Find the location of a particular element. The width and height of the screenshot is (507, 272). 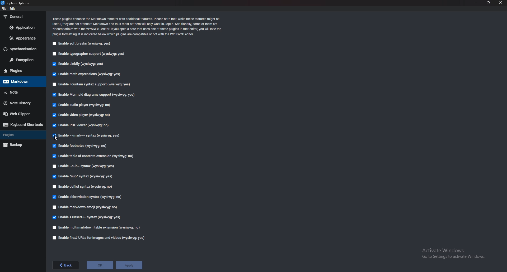

Resize is located at coordinates (489, 3).